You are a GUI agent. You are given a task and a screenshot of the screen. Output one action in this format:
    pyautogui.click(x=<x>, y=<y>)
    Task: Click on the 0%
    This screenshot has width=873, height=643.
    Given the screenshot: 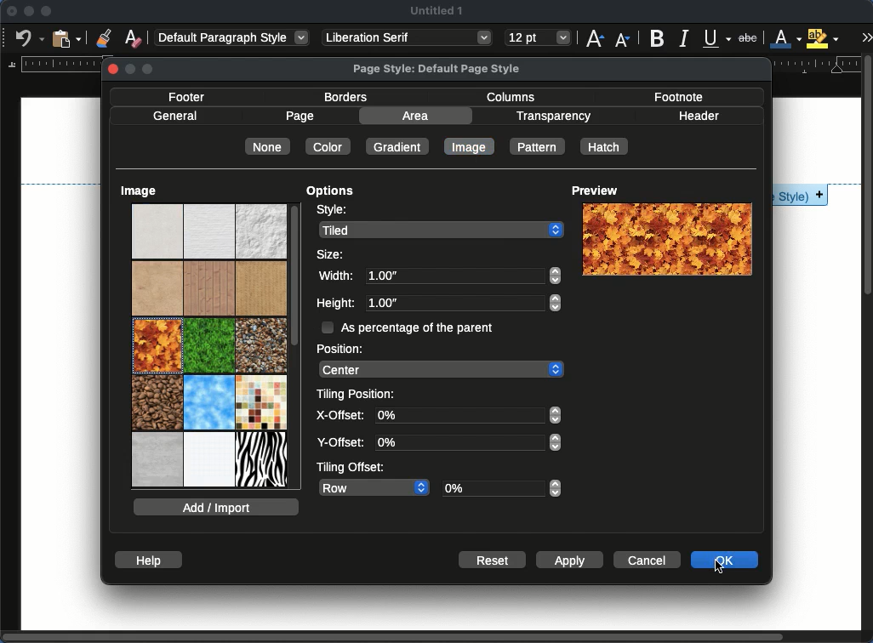 What is the action you would take?
    pyautogui.click(x=468, y=415)
    